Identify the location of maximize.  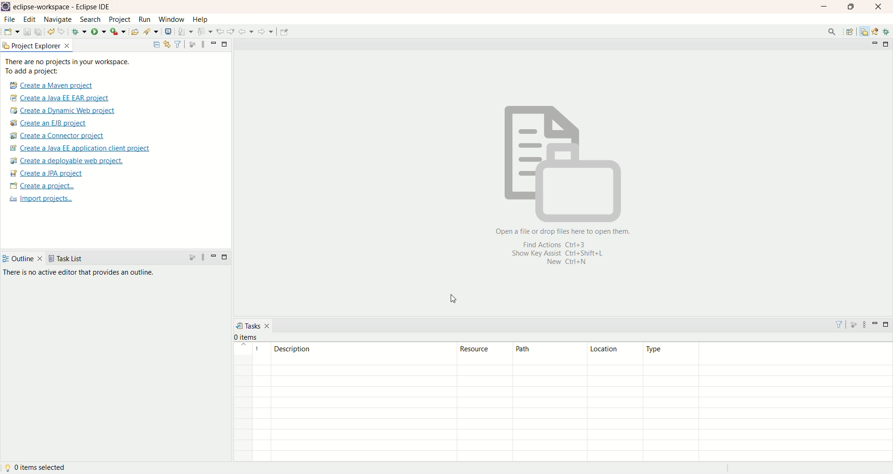
(852, 8).